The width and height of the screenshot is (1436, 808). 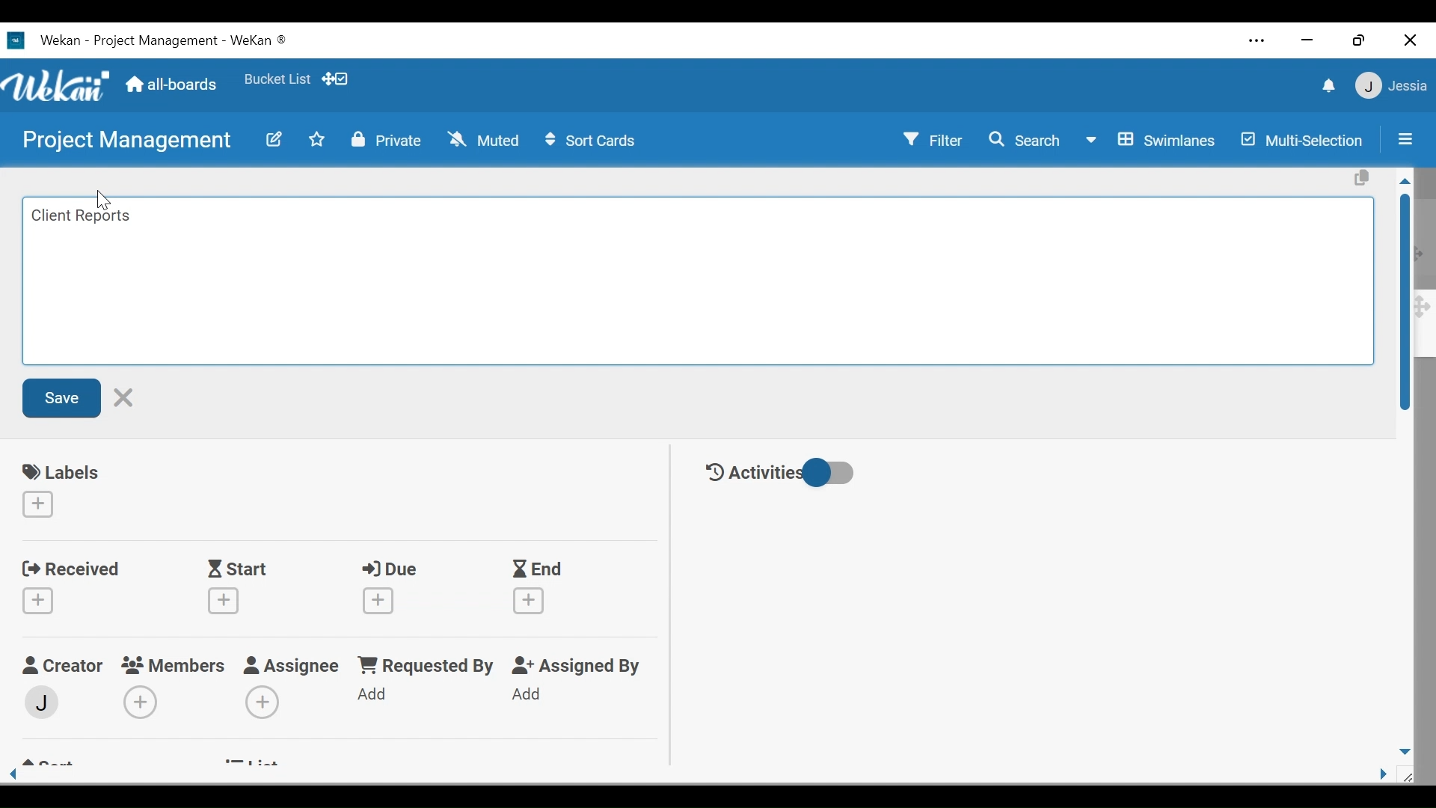 I want to click on cursor, so click(x=100, y=198).